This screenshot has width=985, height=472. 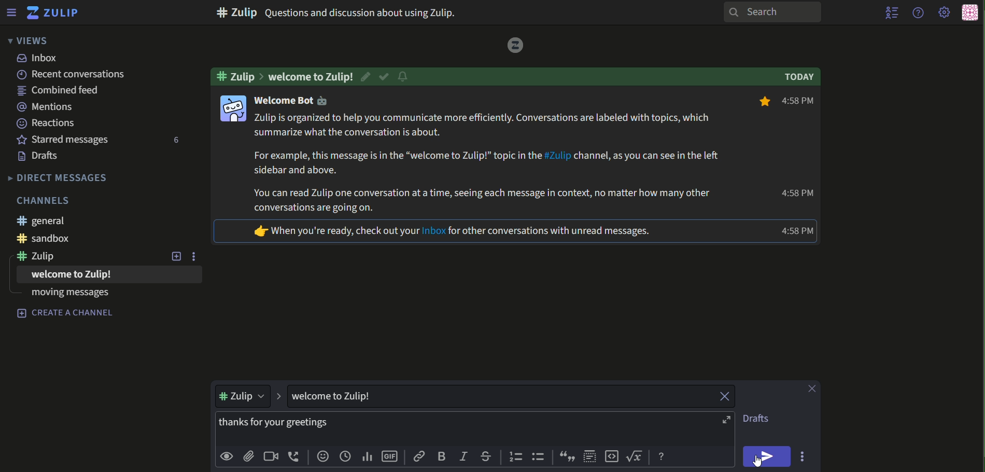 What do you see at coordinates (612, 457) in the screenshot?
I see `code` at bounding box center [612, 457].